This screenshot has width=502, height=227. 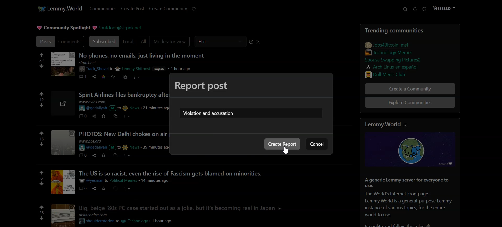 What do you see at coordinates (132, 9) in the screenshot?
I see `Create Post` at bounding box center [132, 9].